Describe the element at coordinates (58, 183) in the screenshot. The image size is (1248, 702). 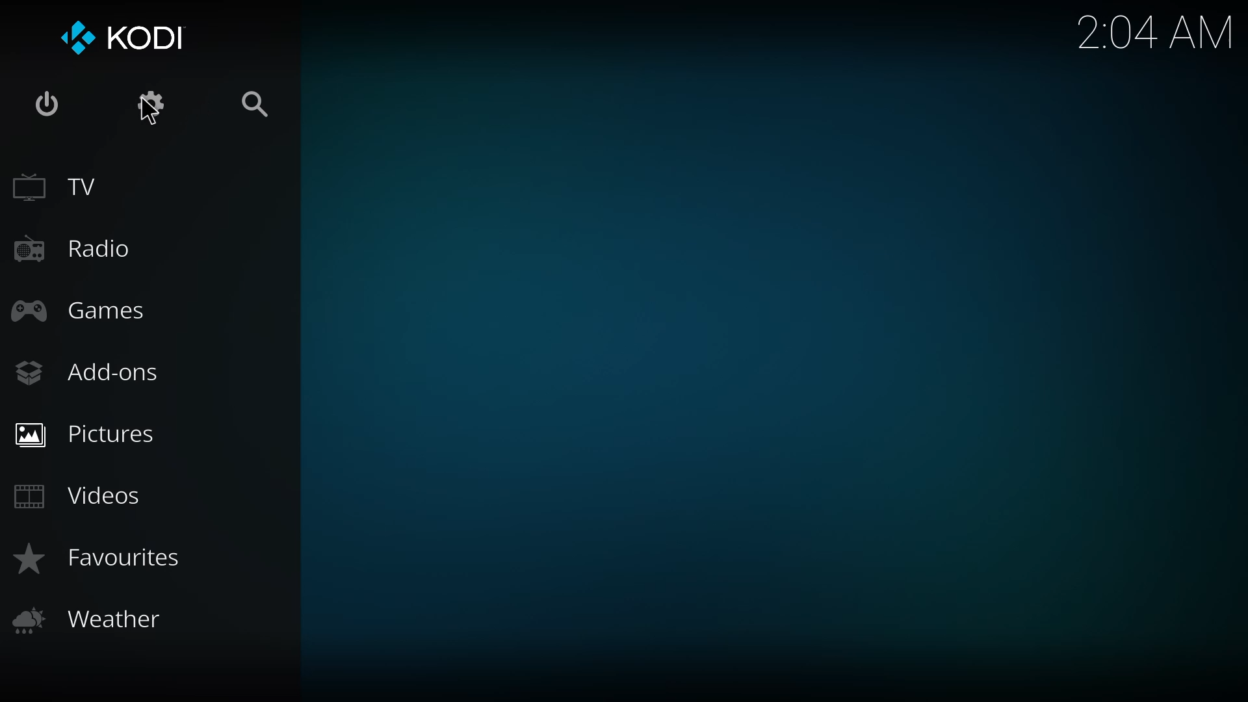
I see `tv` at that location.